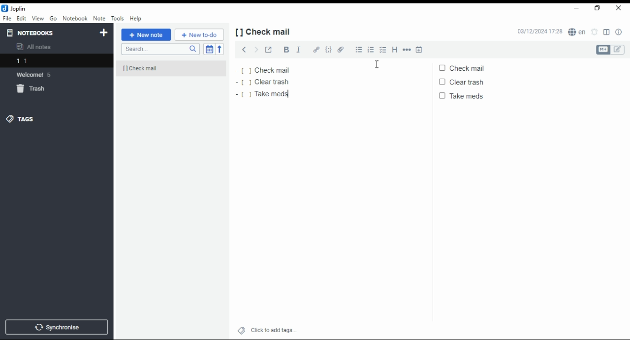 Image resolution: width=630 pixels, height=340 pixels. I want to click on take meds, so click(463, 95).